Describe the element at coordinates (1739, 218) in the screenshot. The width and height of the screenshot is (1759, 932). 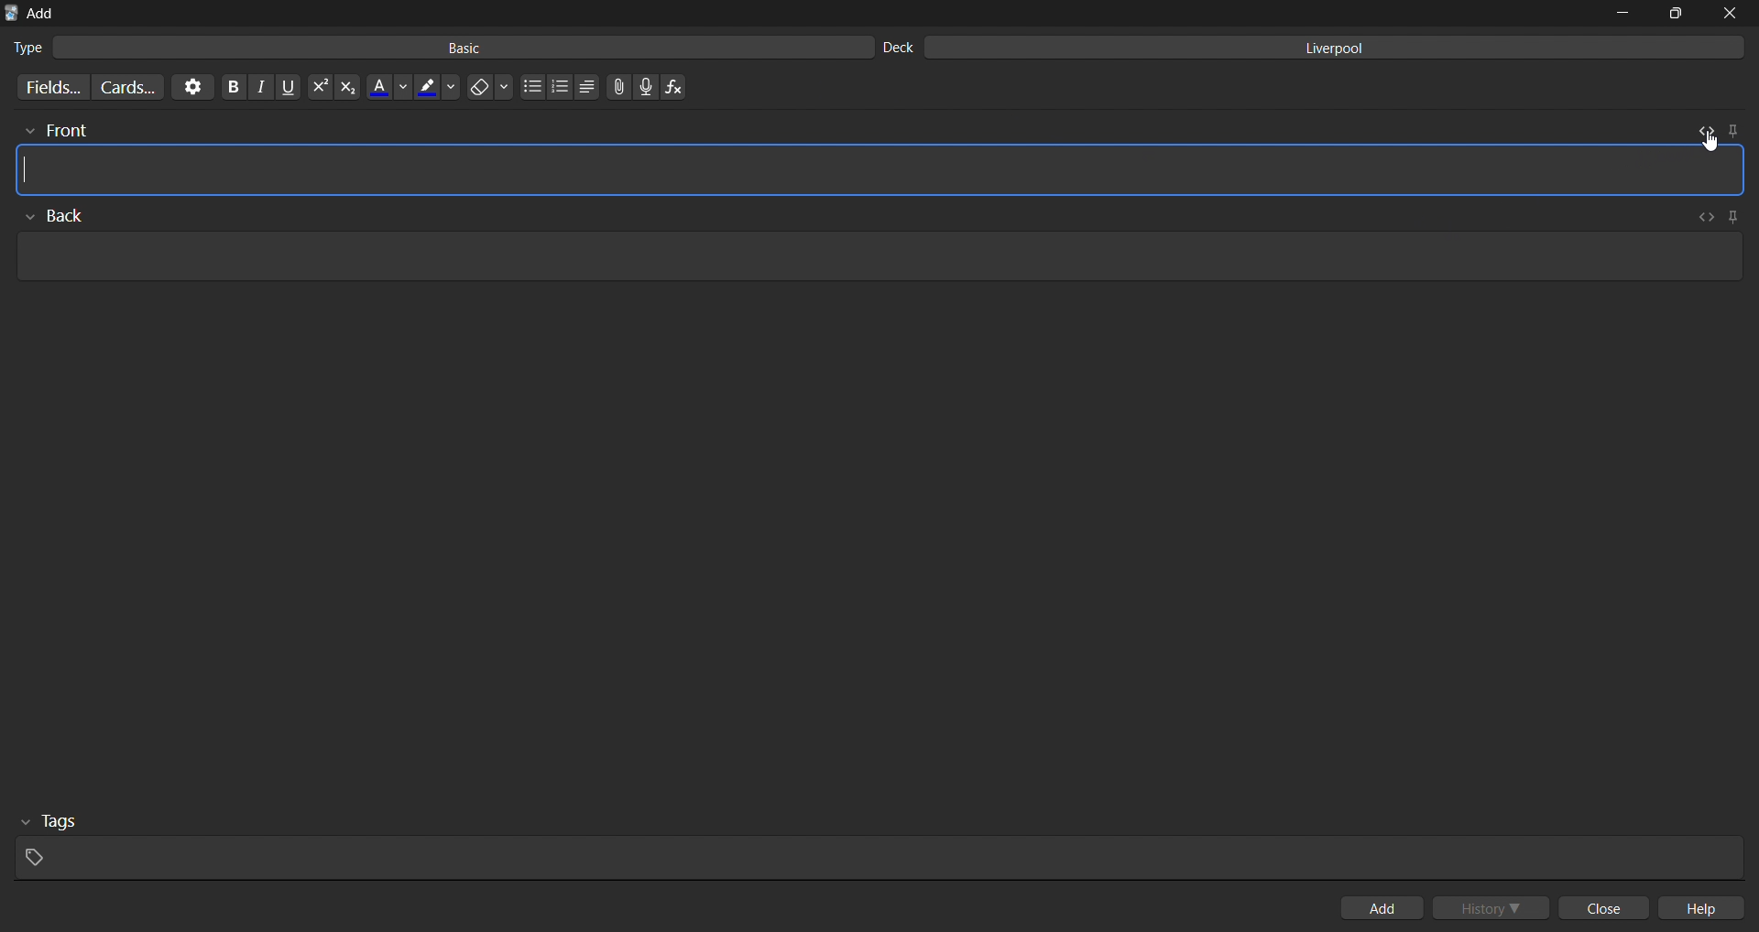
I see `pin` at that location.